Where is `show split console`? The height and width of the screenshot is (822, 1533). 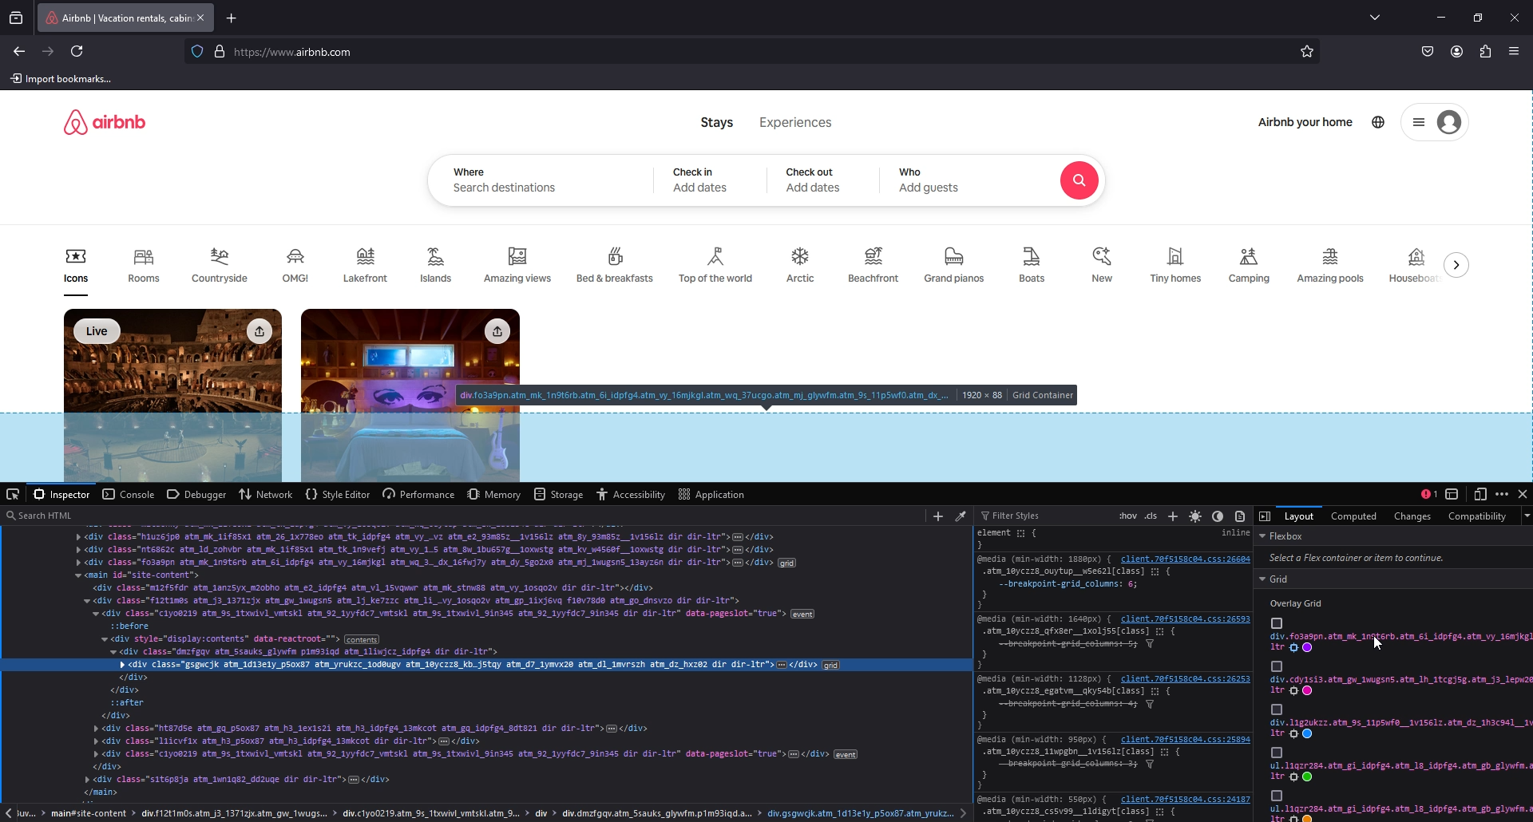
show split console is located at coordinates (1428, 493).